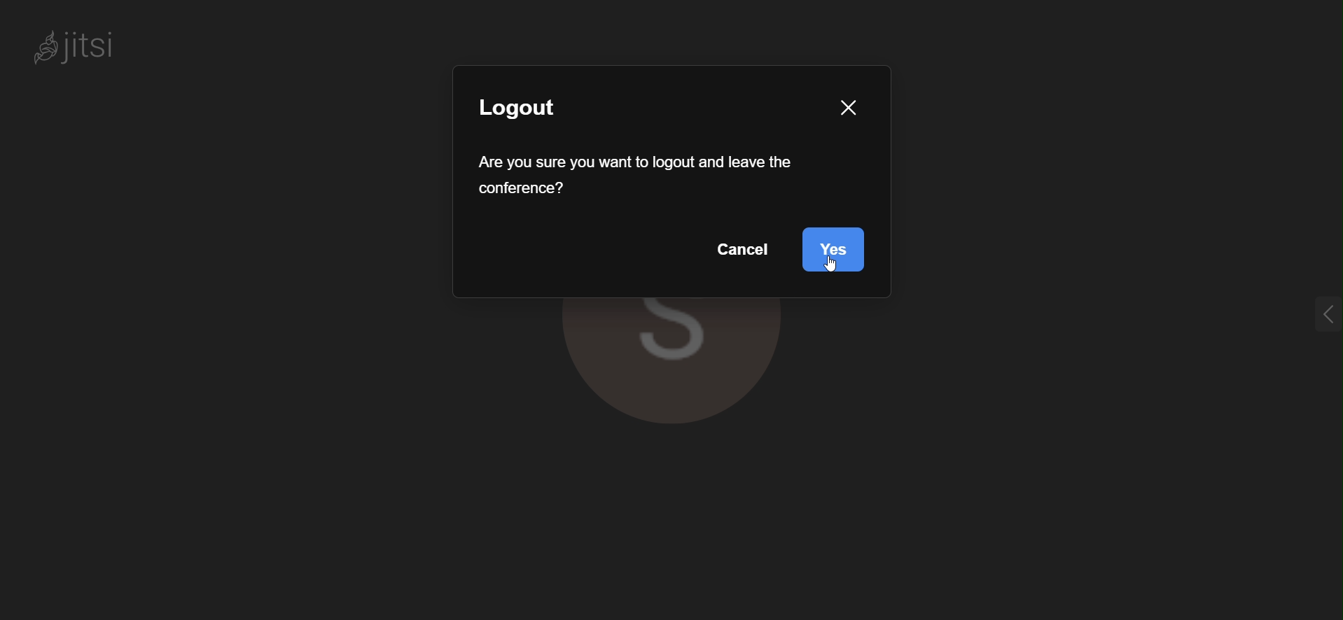  Describe the element at coordinates (832, 249) in the screenshot. I see `yes` at that location.